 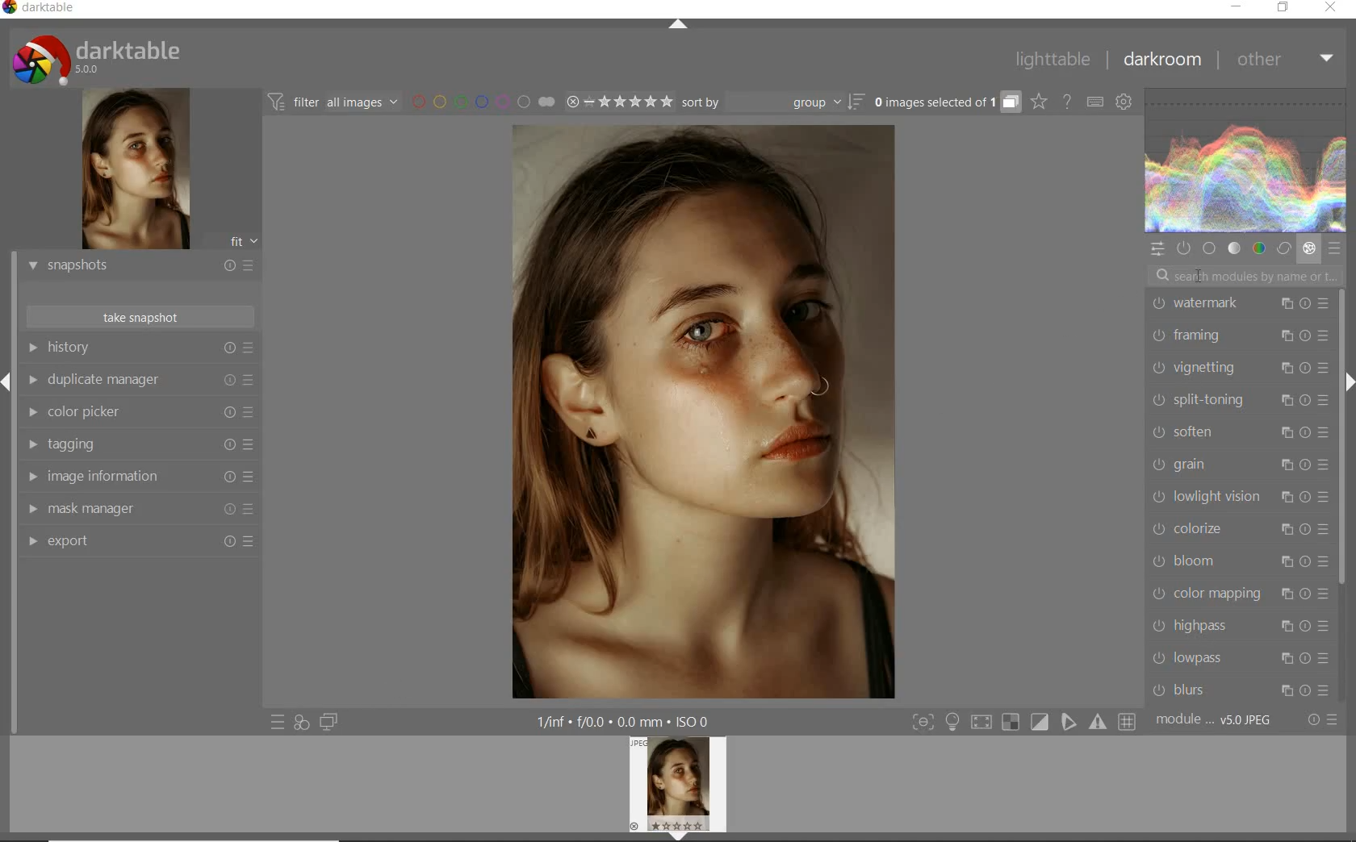 I want to click on image formation, so click(x=136, y=477).